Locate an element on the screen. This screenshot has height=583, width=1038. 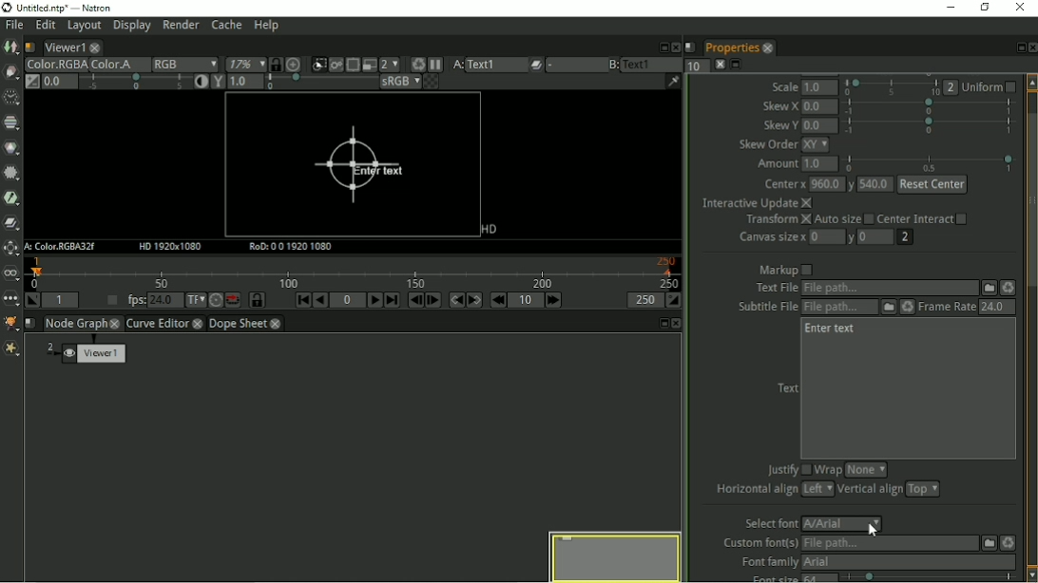
close is located at coordinates (199, 325).